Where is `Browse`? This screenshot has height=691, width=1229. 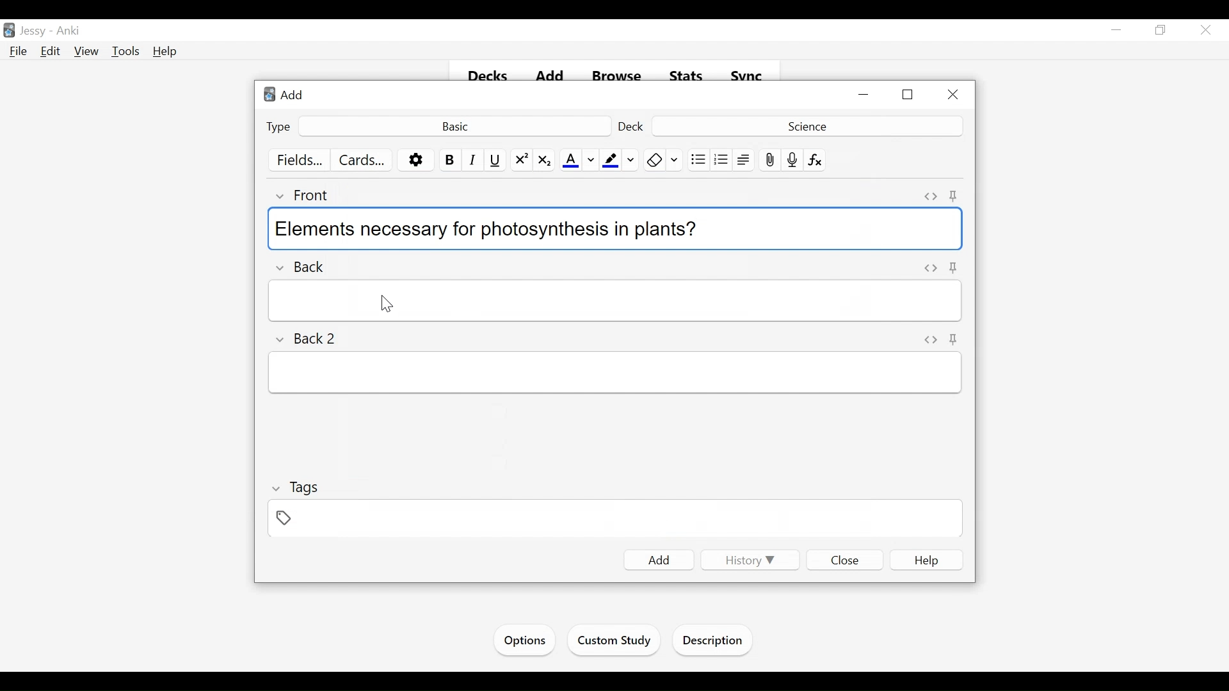
Browse is located at coordinates (619, 77).